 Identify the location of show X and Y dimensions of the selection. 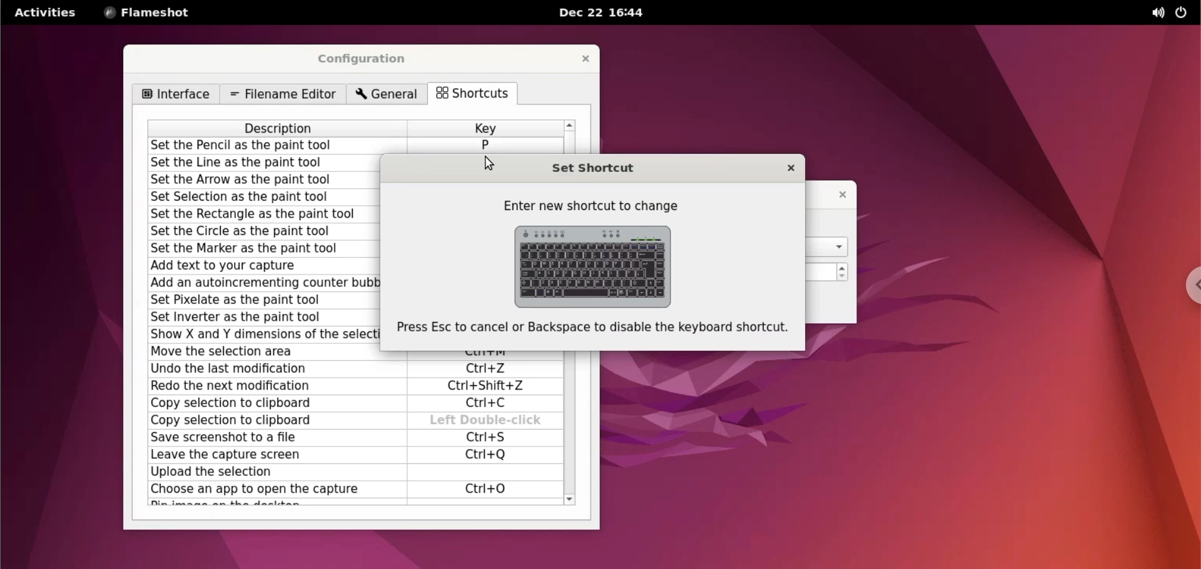
(263, 335).